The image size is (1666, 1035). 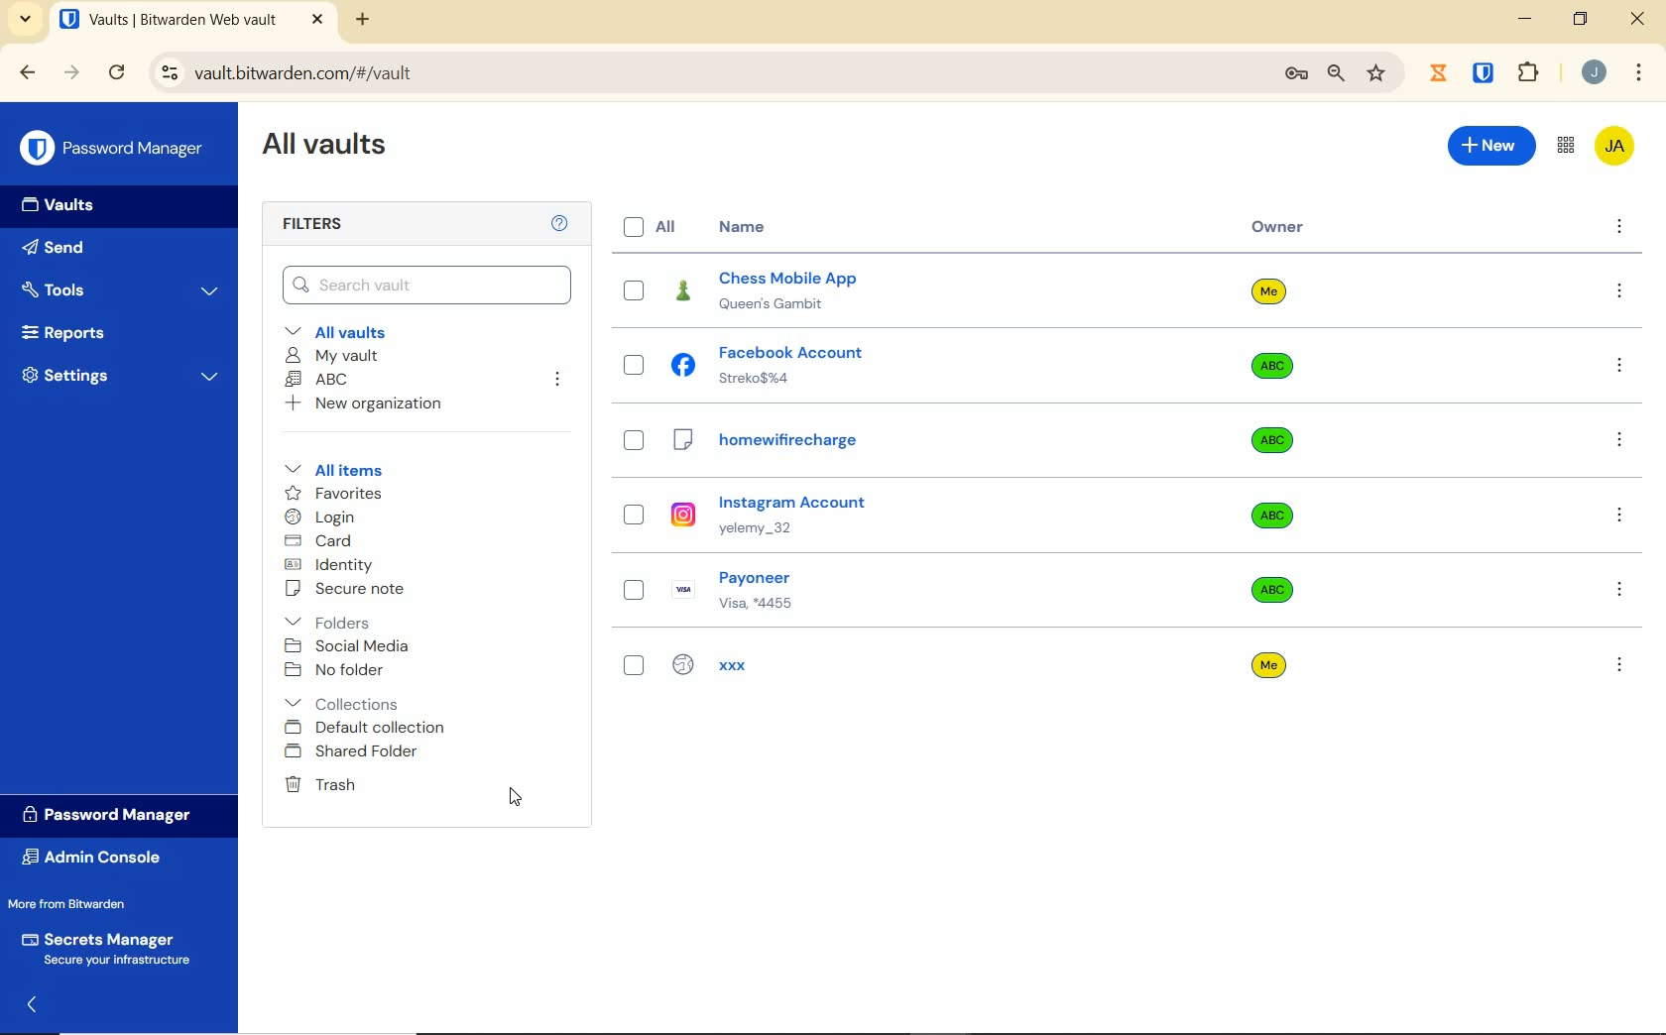 What do you see at coordinates (114, 149) in the screenshot?
I see `Password Manager` at bounding box center [114, 149].